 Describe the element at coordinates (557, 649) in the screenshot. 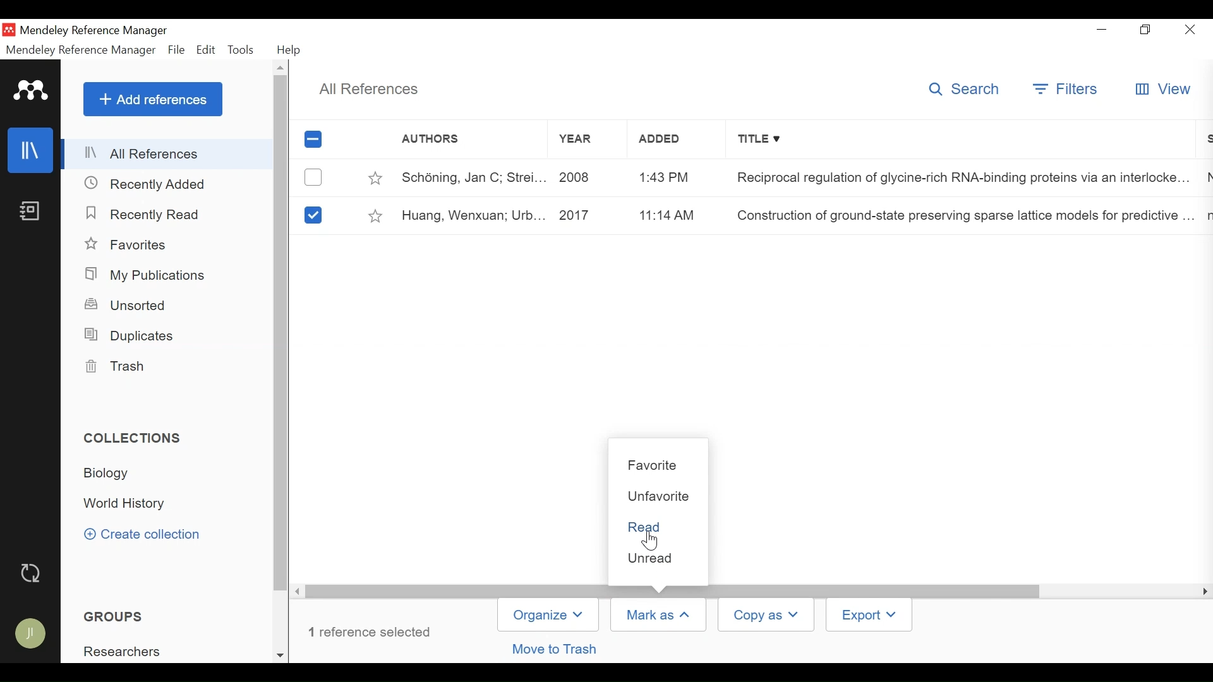

I see `Move to Trash` at that location.